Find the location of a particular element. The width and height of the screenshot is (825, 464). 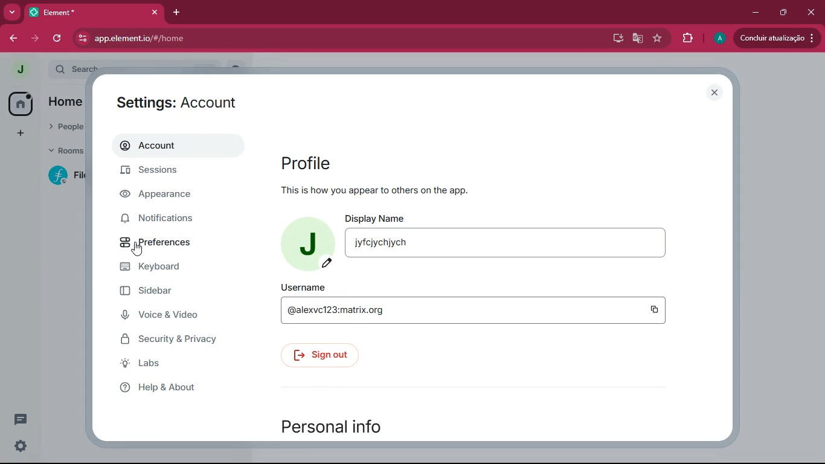

desktop is located at coordinates (616, 37).